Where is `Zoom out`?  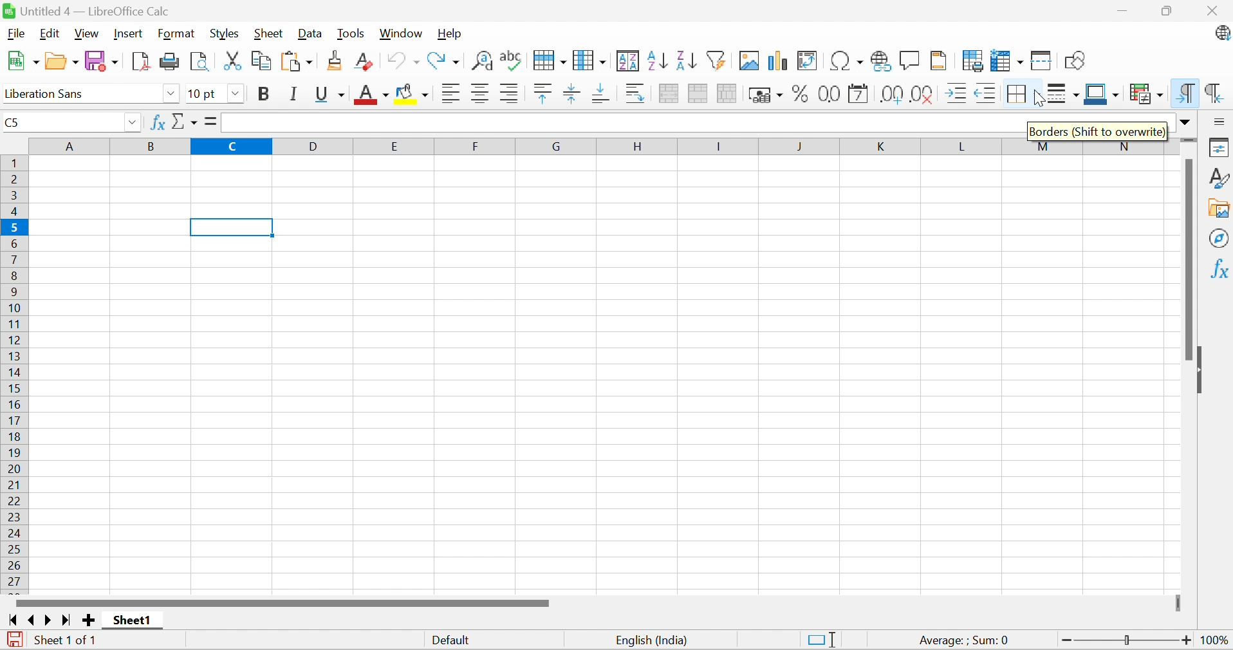
Zoom out is located at coordinates (1066, 641).